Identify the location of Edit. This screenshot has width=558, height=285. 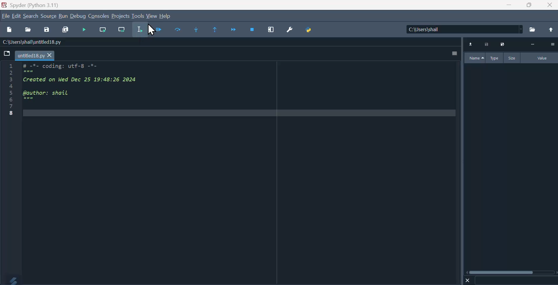
(17, 16).